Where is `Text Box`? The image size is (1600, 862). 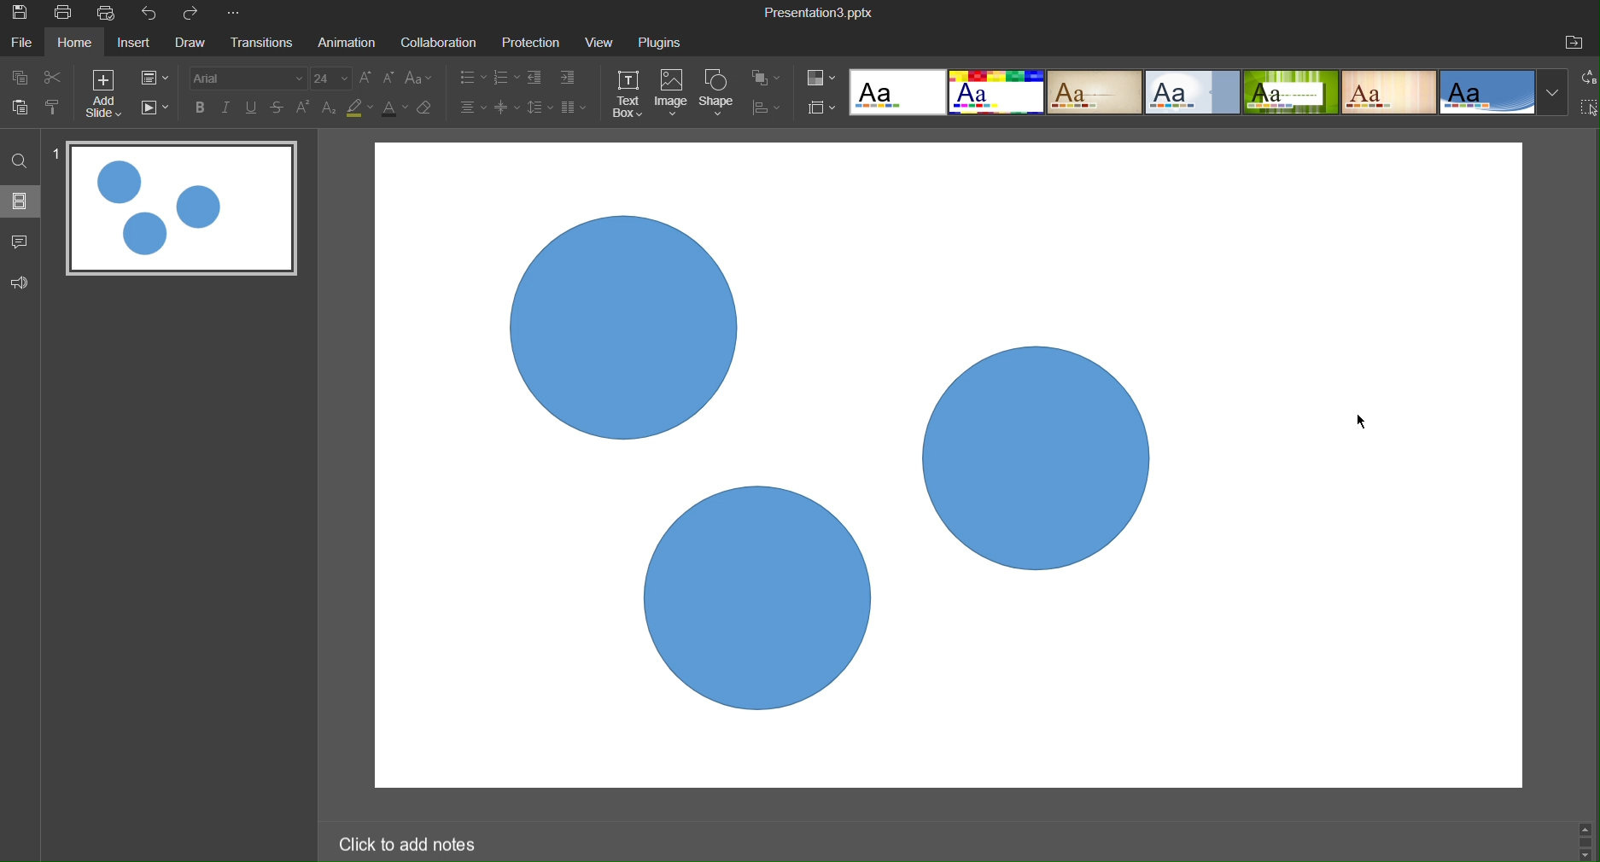 Text Box is located at coordinates (629, 95).